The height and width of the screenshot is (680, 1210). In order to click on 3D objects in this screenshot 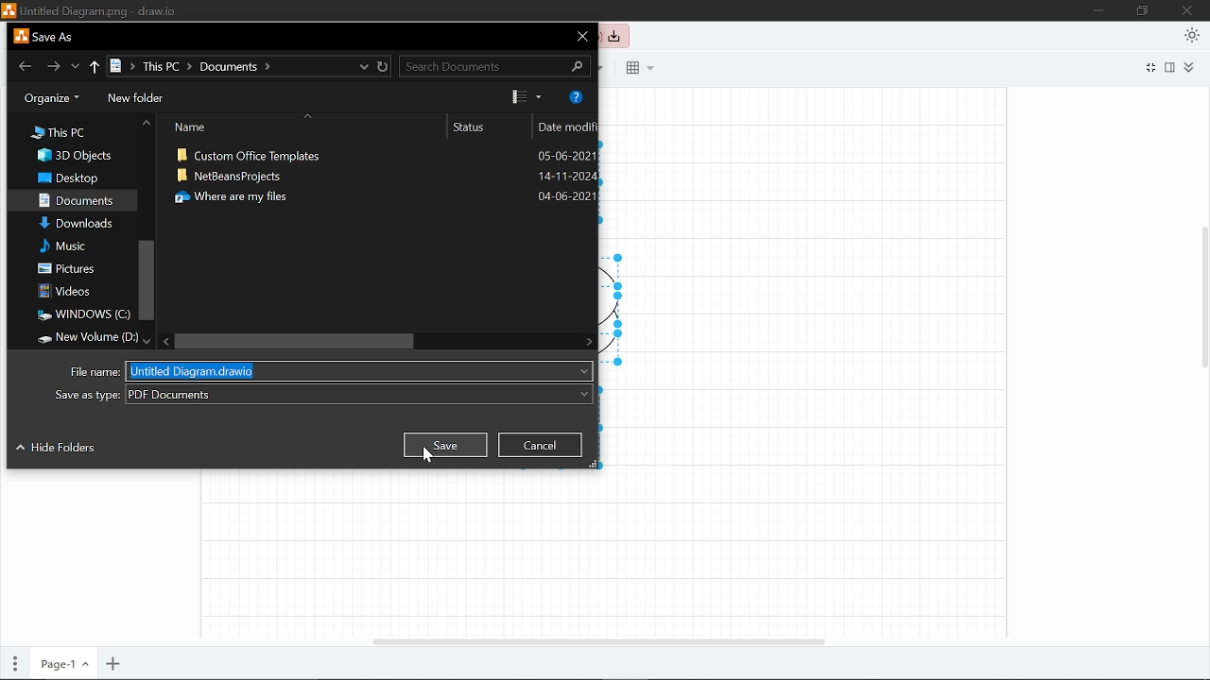, I will do `click(80, 157)`.